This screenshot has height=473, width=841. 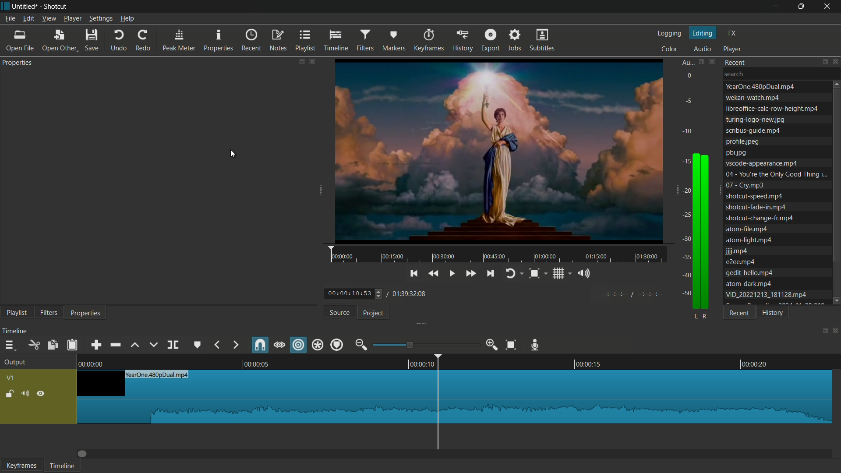 What do you see at coordinates (703, 32) in the screenshot?
I see `editing` at bounding box center [703, 32].